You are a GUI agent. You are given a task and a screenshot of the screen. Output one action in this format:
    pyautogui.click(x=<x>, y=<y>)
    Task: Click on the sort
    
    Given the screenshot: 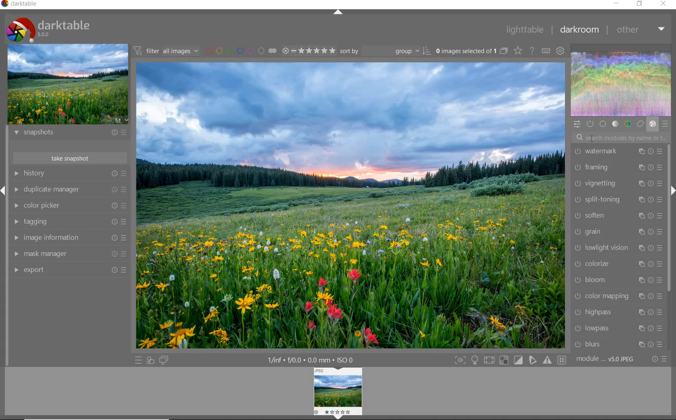 What is the action you would take?
    pyautogui.click(x=385, y=51)
    